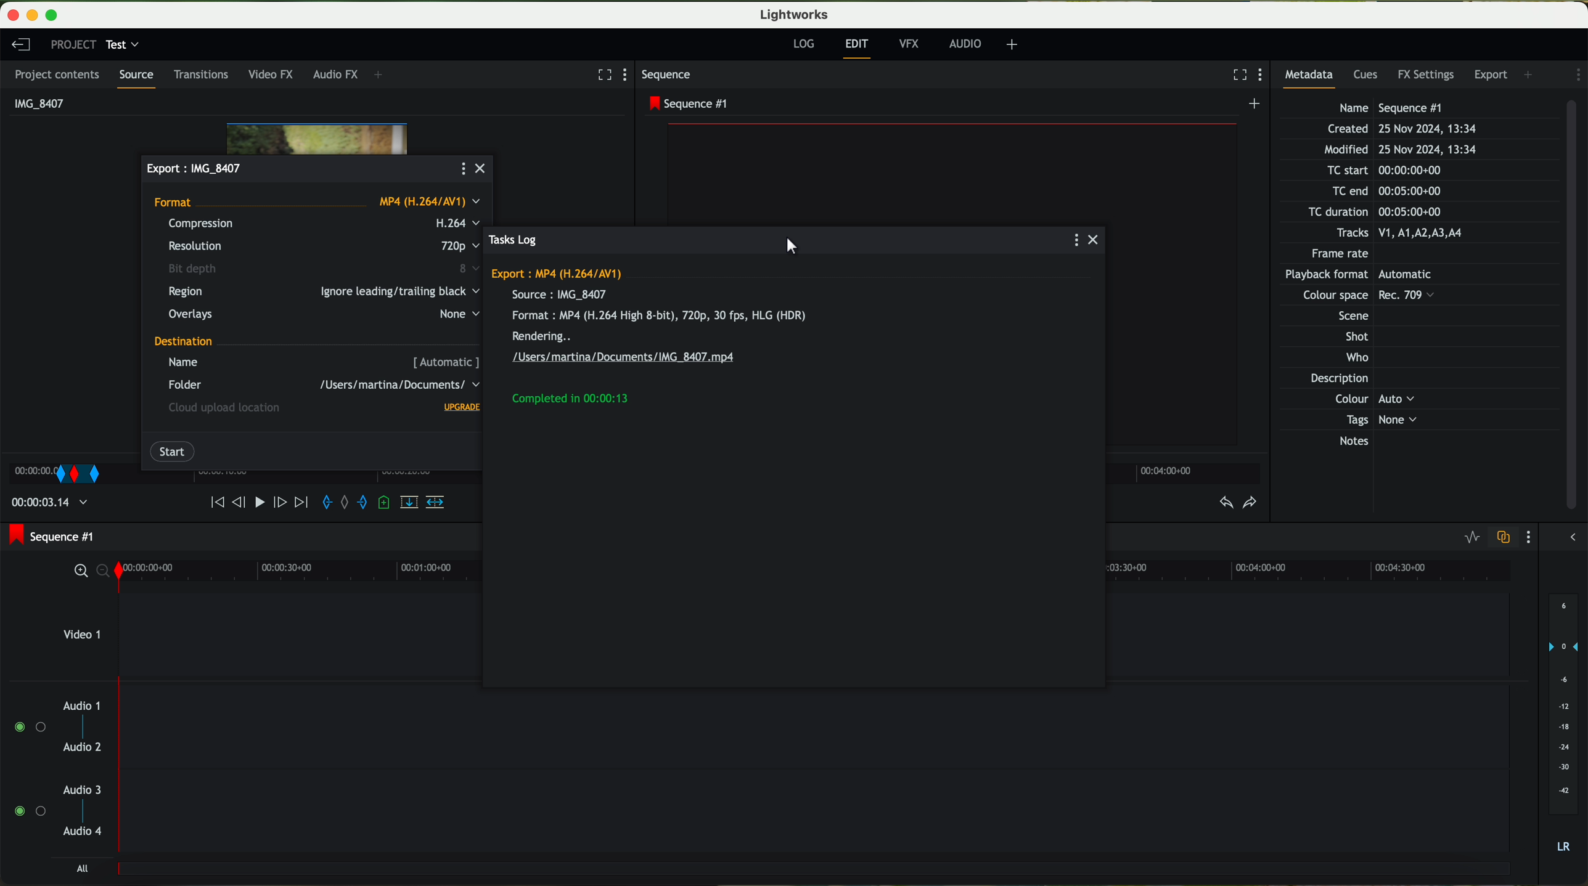  Describe the element at coordinates (763, 633) in the screenshot. I see `video 1` at that location.